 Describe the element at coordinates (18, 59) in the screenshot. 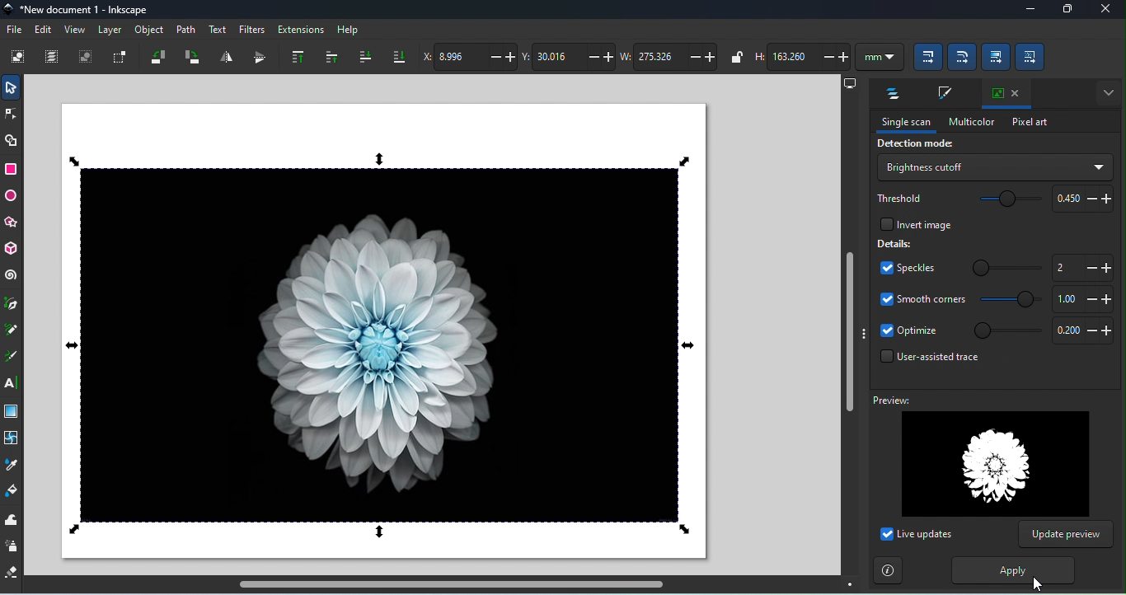

I see `Select all objects` at that location.